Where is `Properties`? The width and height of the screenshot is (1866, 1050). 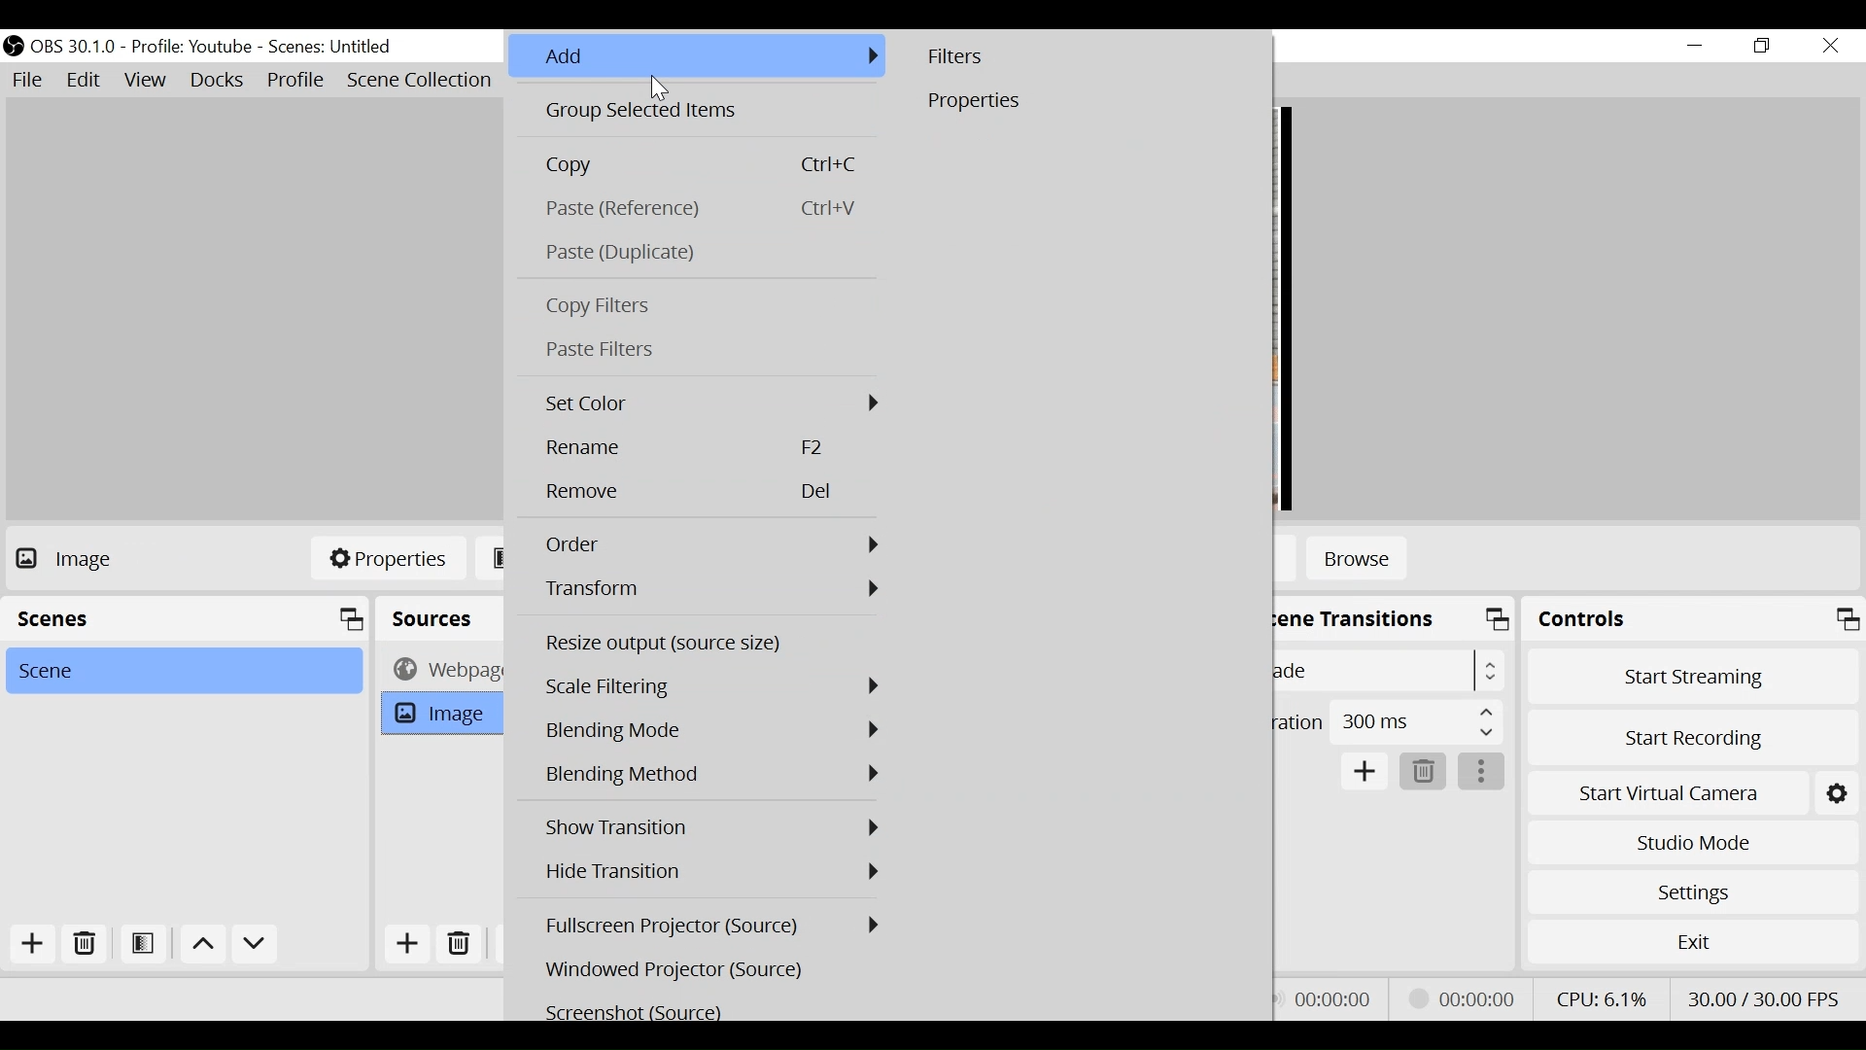 Properties is located at coordinates (388, 557).